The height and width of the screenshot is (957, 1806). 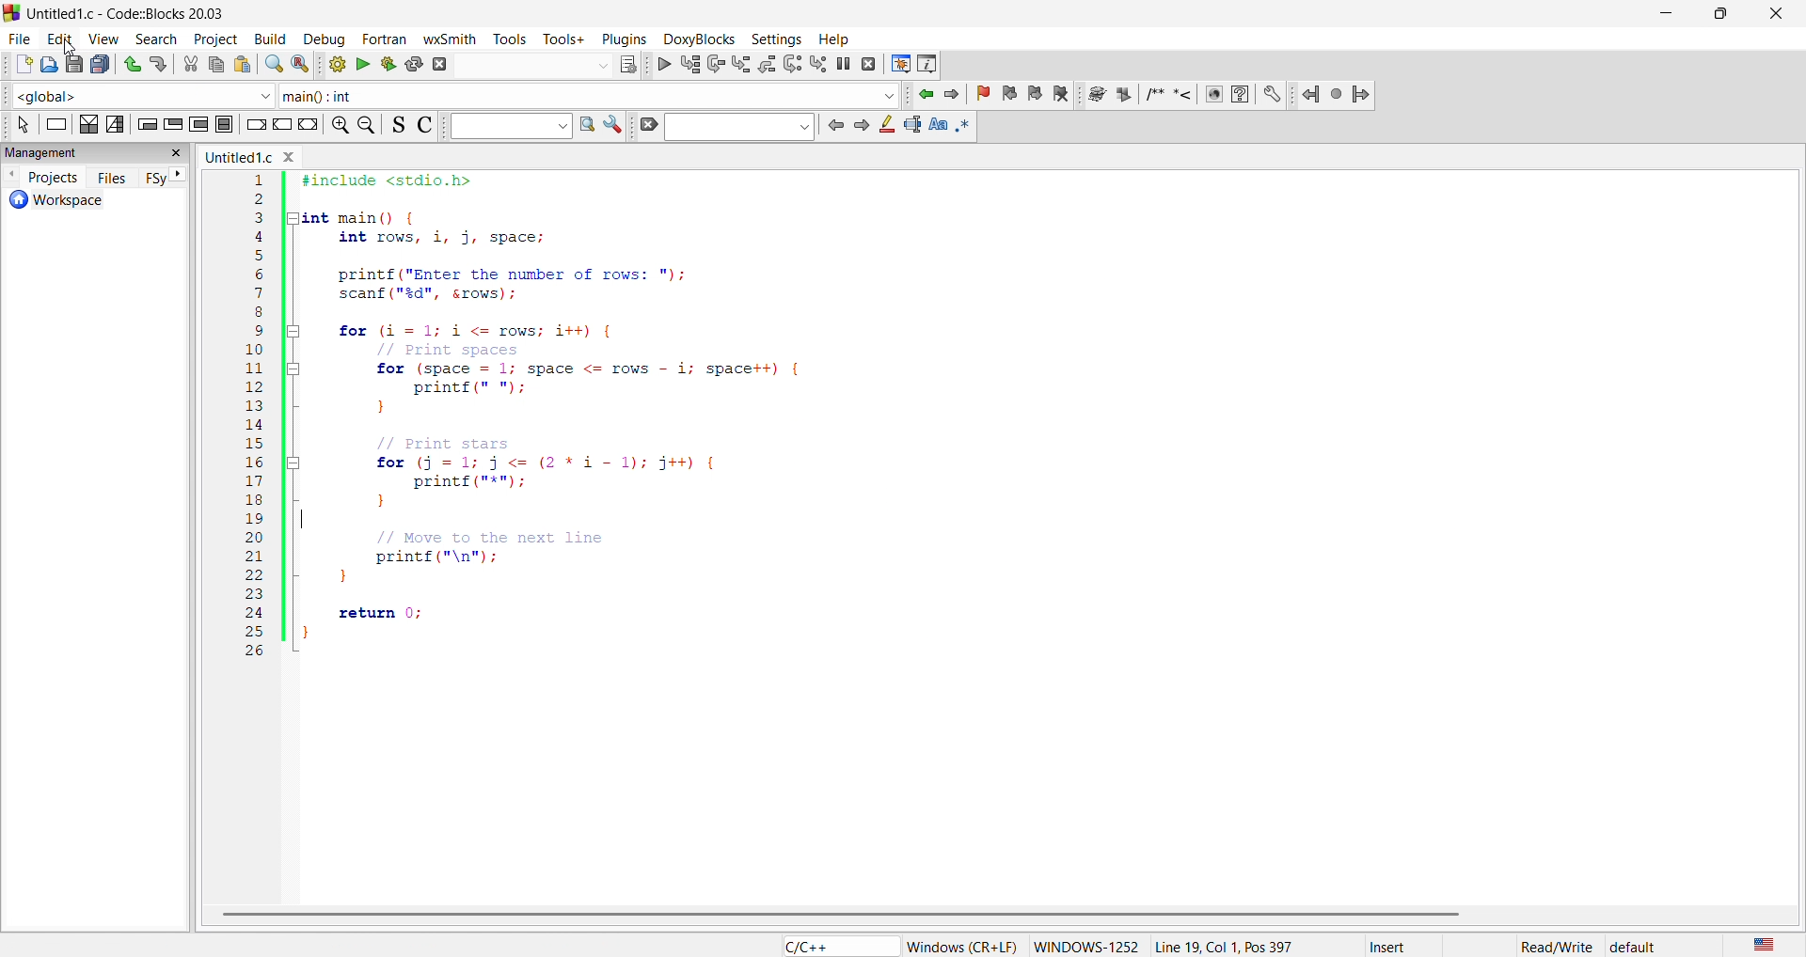 What do you see at coordinates (647, 127) in the screenshot?
I see `clear` at bounding box center [647, 127].